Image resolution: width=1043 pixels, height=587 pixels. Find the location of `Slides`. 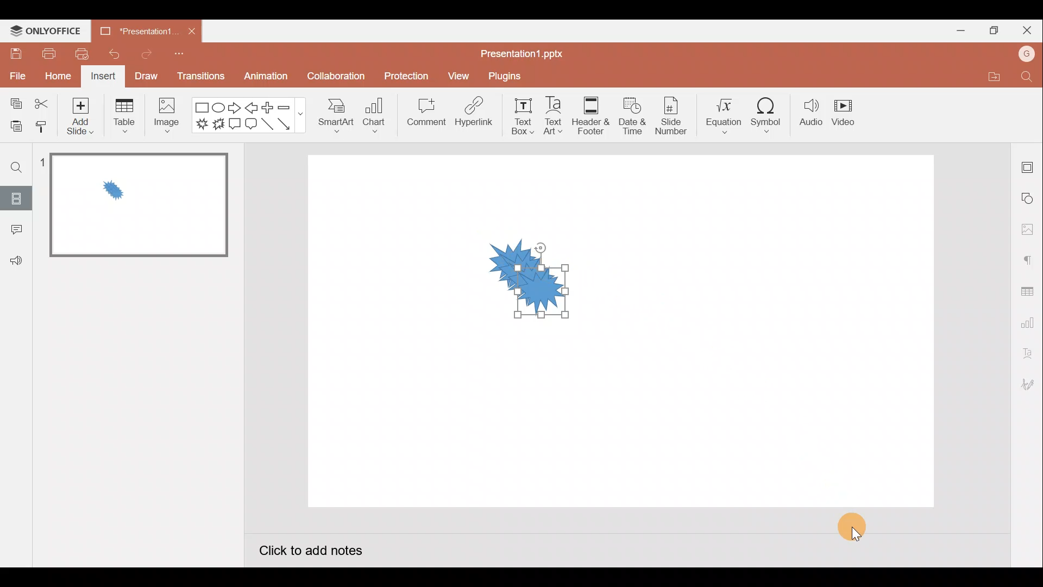

Slides is located at coordinates (15, 198).